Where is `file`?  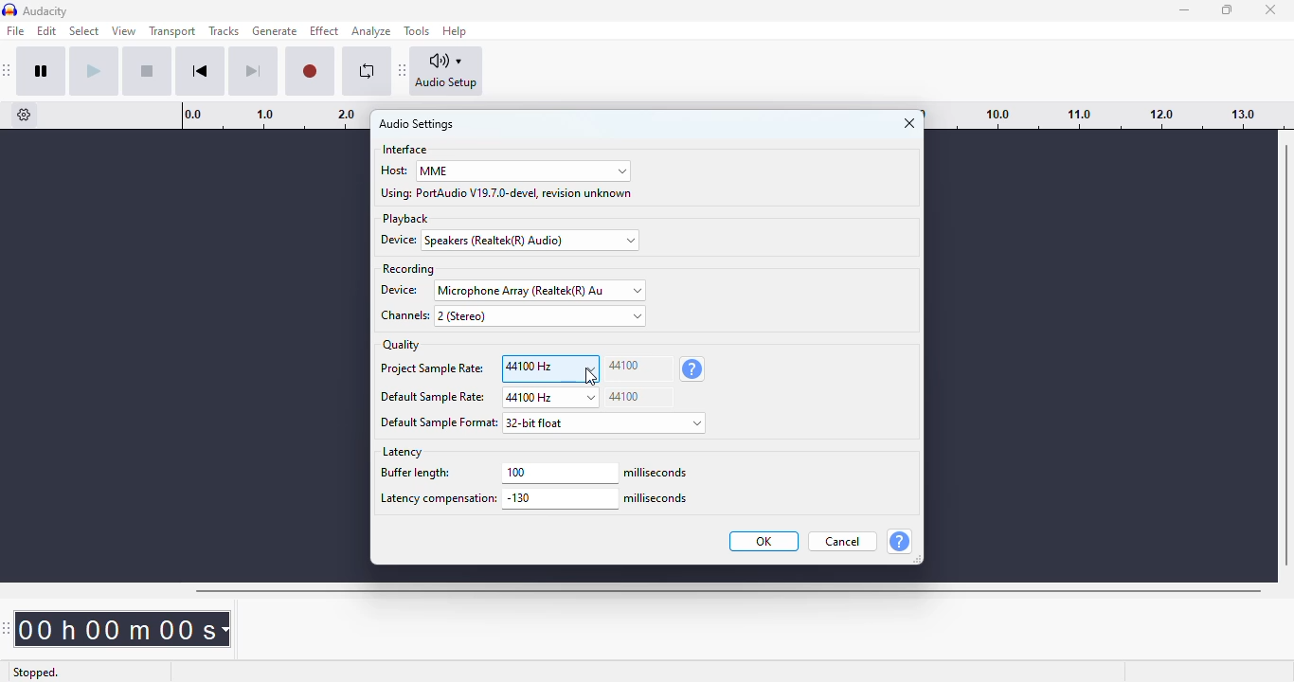 file is located at coordinates (16, 30).